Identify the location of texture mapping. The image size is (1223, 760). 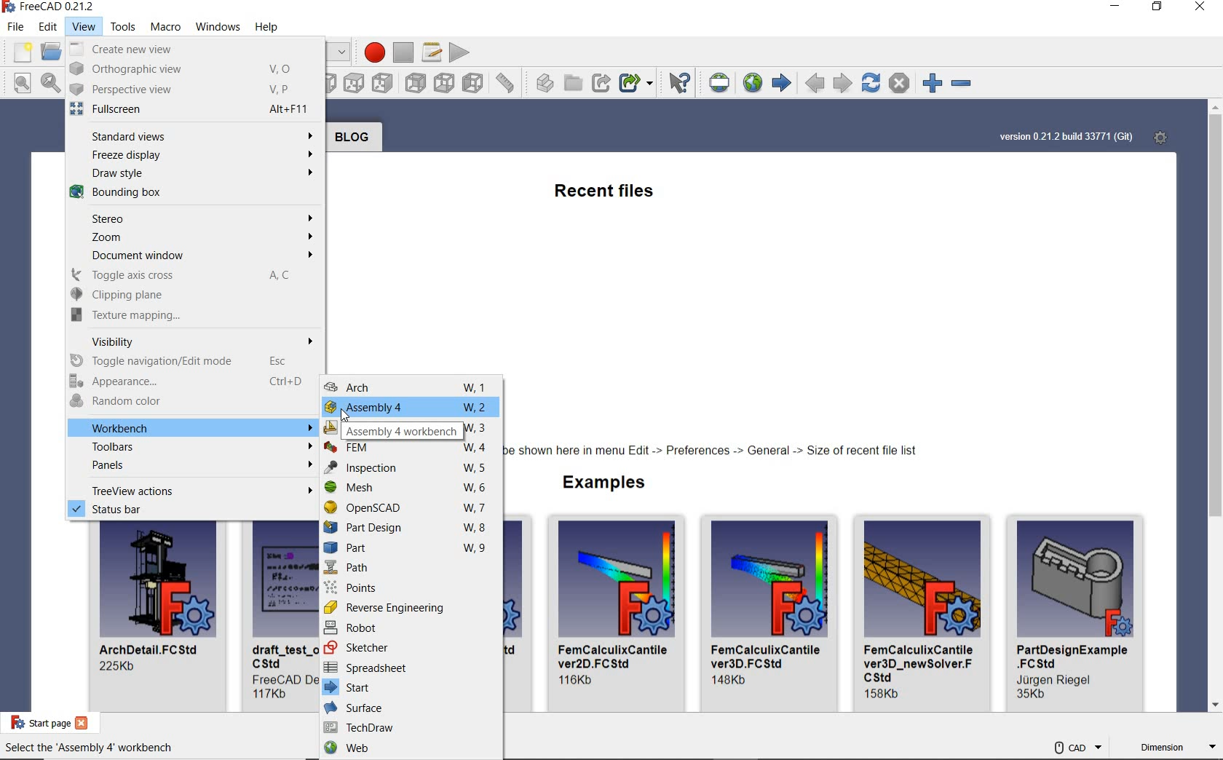
(194, 315).